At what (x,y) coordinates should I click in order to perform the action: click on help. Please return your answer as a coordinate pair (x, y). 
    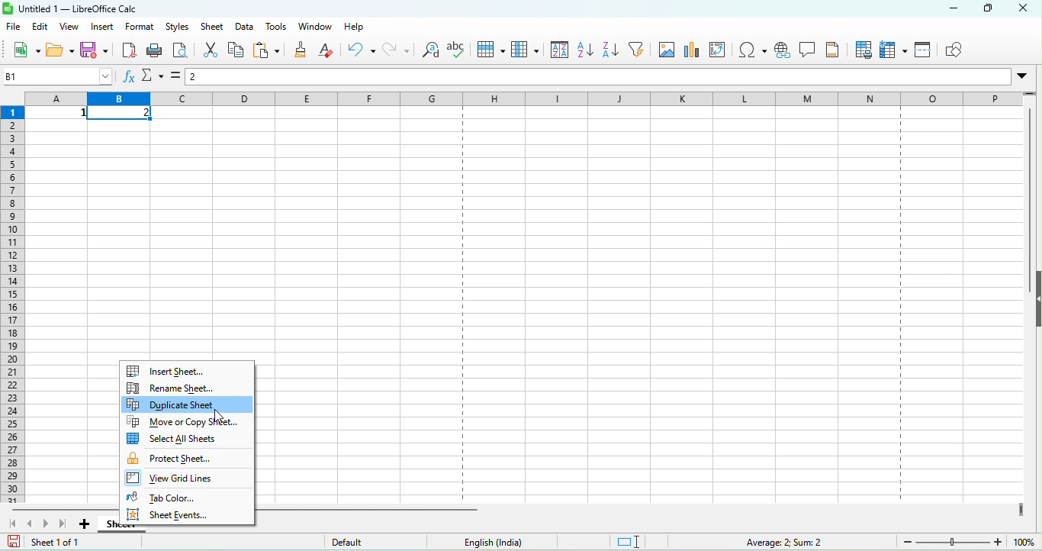
    Looking at the image, I should click on (357, 28).